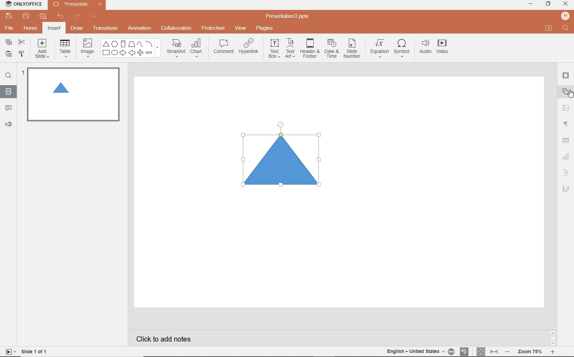 The image size is (574, 357). I want to click on CHART, so click(197, 49).